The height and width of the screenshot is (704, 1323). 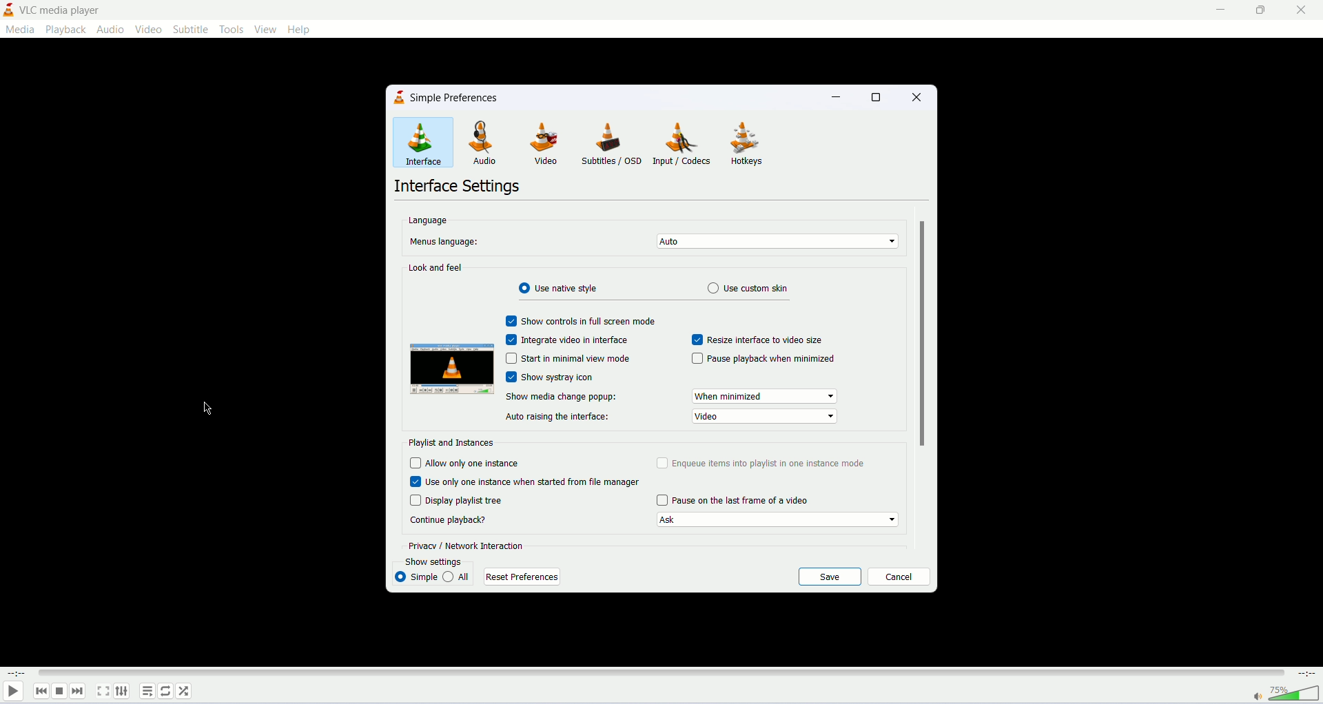 I want to click on Menu's language, so click(x=446, y=242).